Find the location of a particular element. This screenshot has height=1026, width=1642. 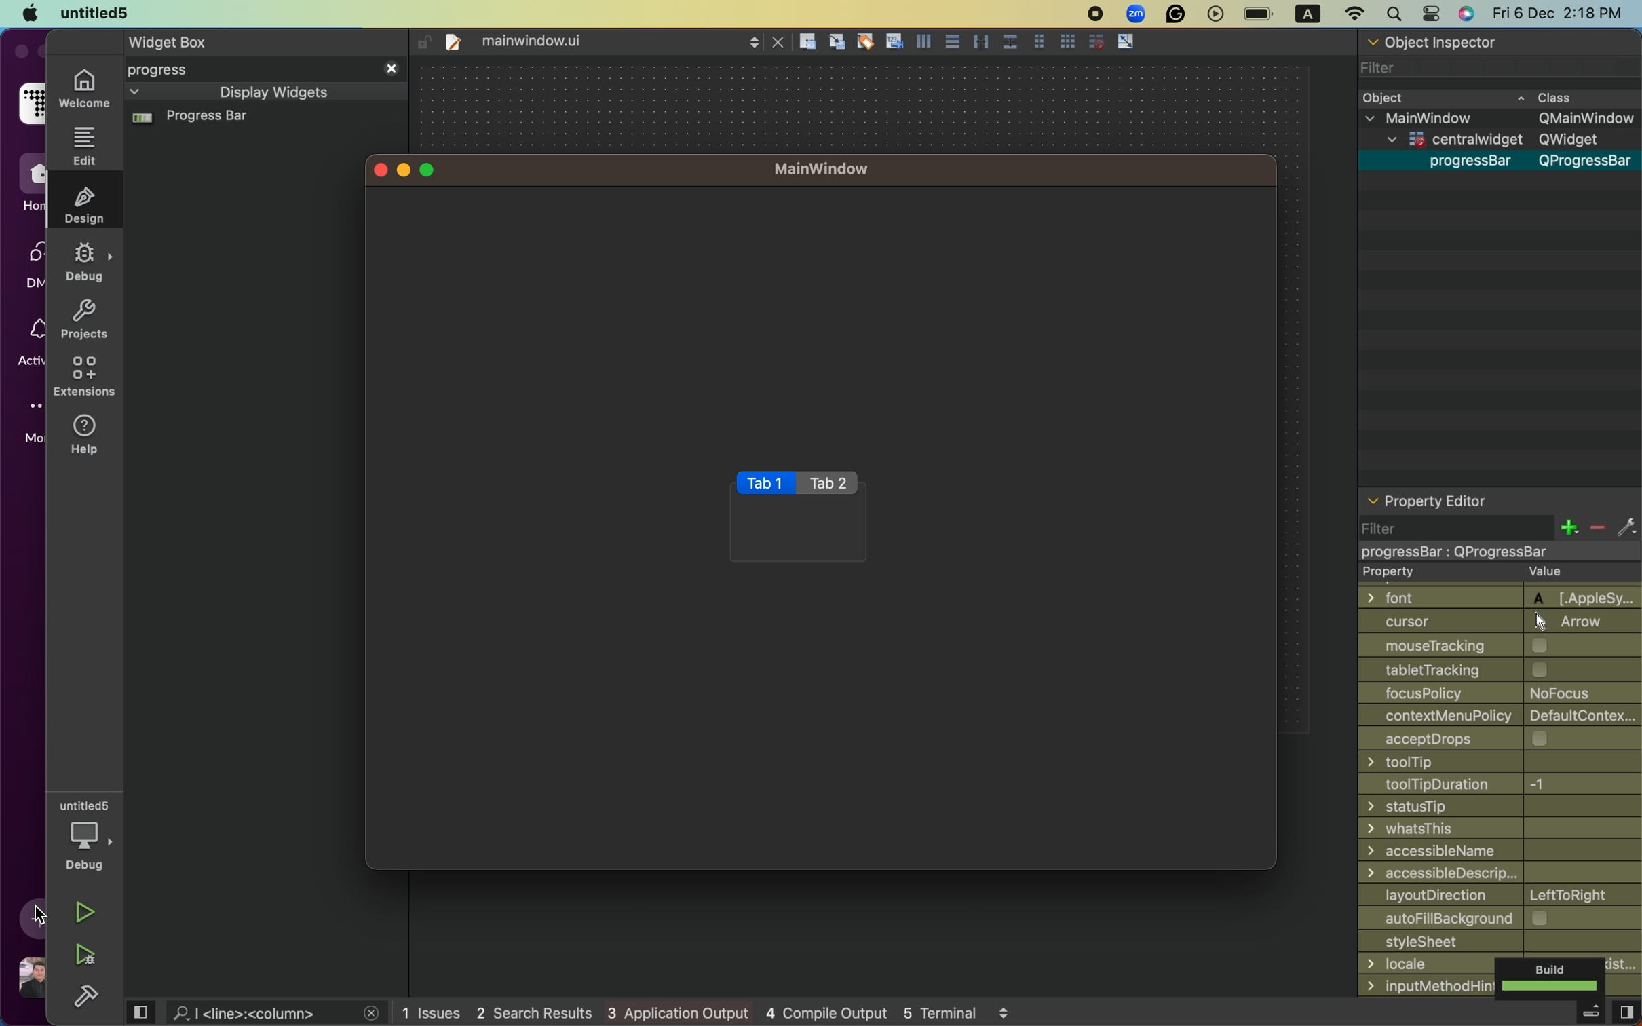

object inspector is located at coordinates (1500, 41).